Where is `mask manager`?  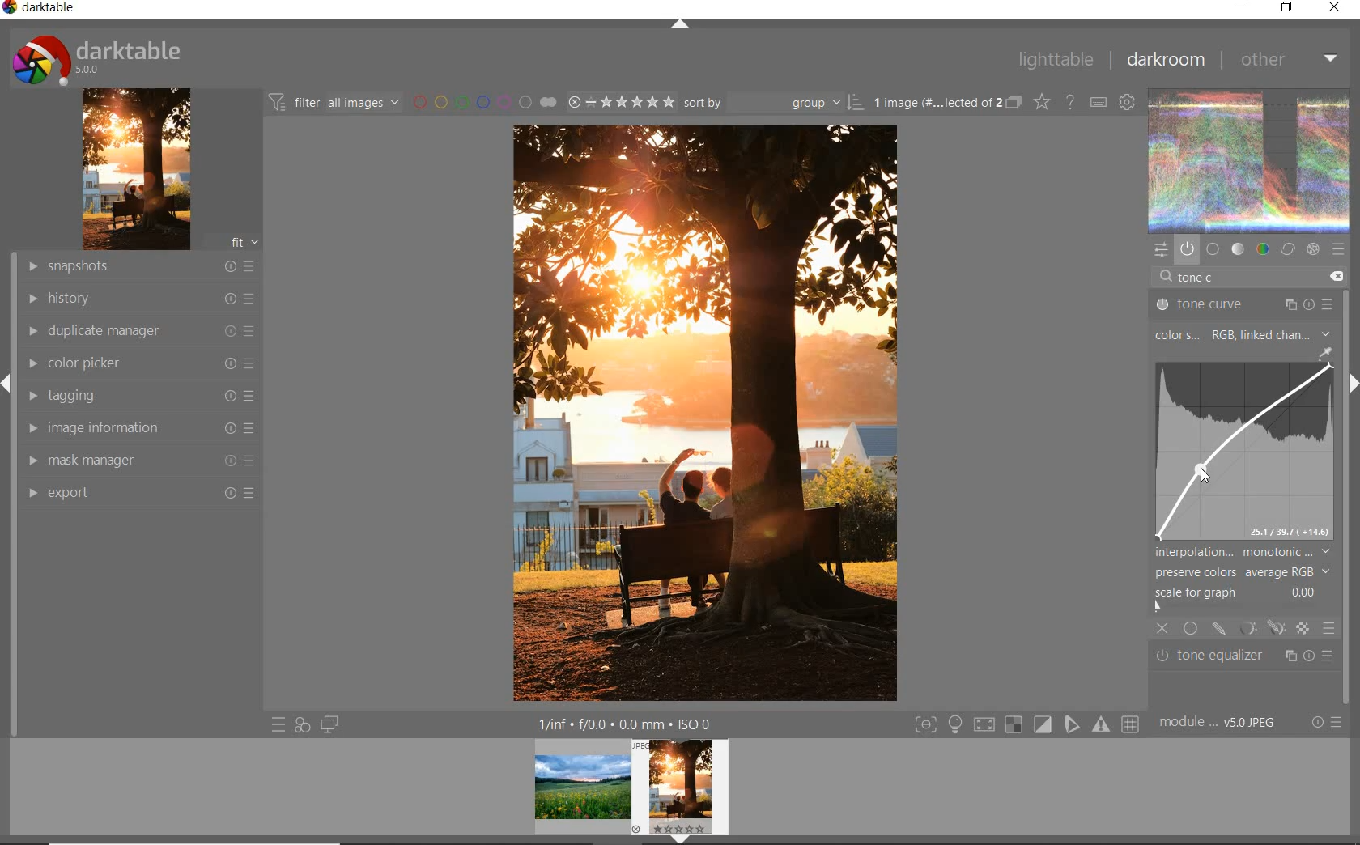
mask manager is located at coordinates (139, 463).